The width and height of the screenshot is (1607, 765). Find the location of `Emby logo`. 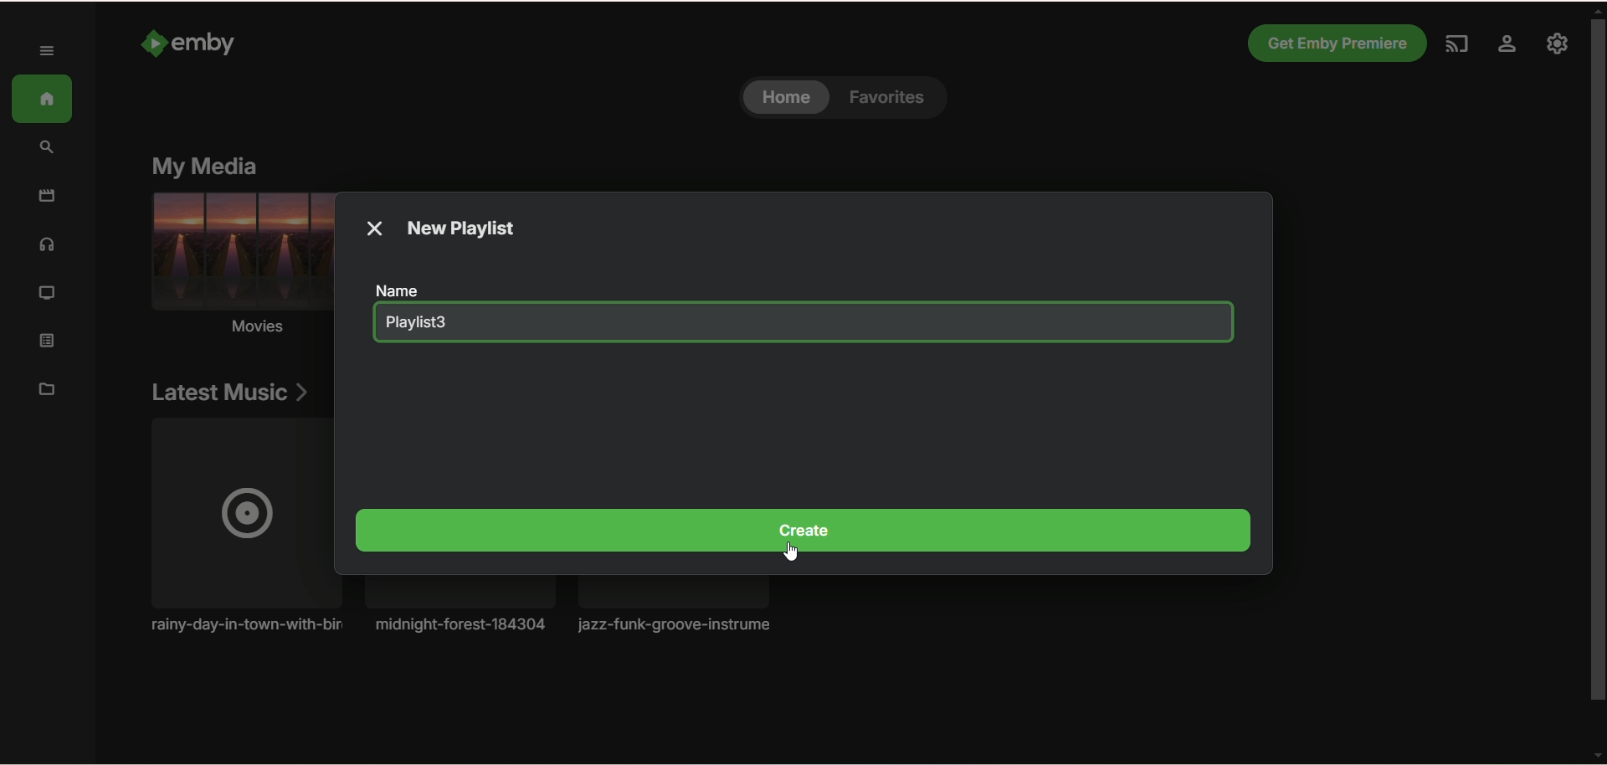

Emby logo is located at coordinates (153, 43).